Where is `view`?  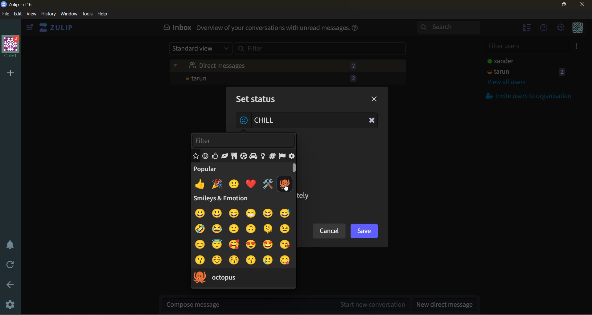
view is located at coordinates (33, 14).